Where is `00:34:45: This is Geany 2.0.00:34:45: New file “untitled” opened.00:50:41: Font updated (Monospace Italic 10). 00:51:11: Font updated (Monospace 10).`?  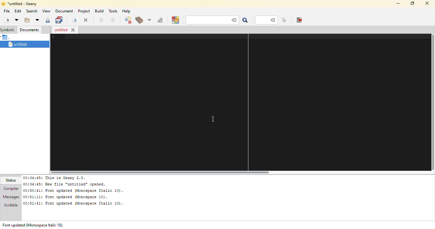 00:34:45: This is Geany 2.0.00:34:45: New file “untitled” opened.00:50:41: Font updated (Monospace Italic 10). 00:51:11: Font updated (Monospace 10). is located at coordinates (76, 191).